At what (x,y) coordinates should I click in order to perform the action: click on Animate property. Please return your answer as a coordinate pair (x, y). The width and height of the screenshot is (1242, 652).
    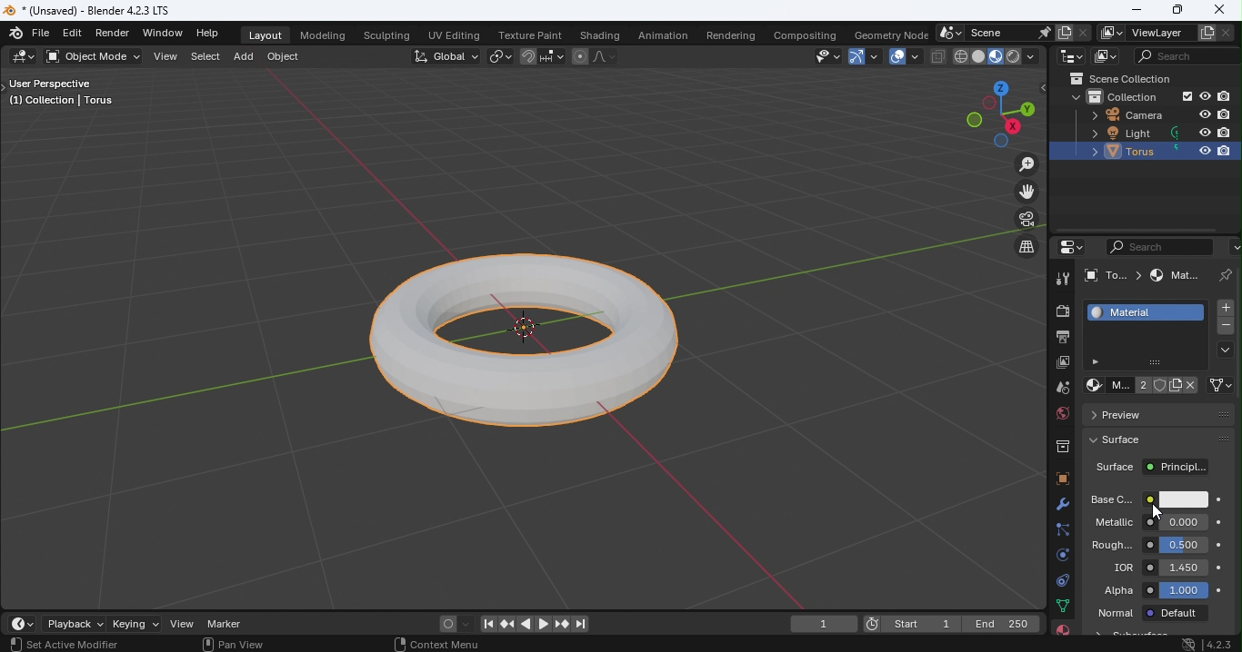
    Looking at the image, I should click on (1217, 546).